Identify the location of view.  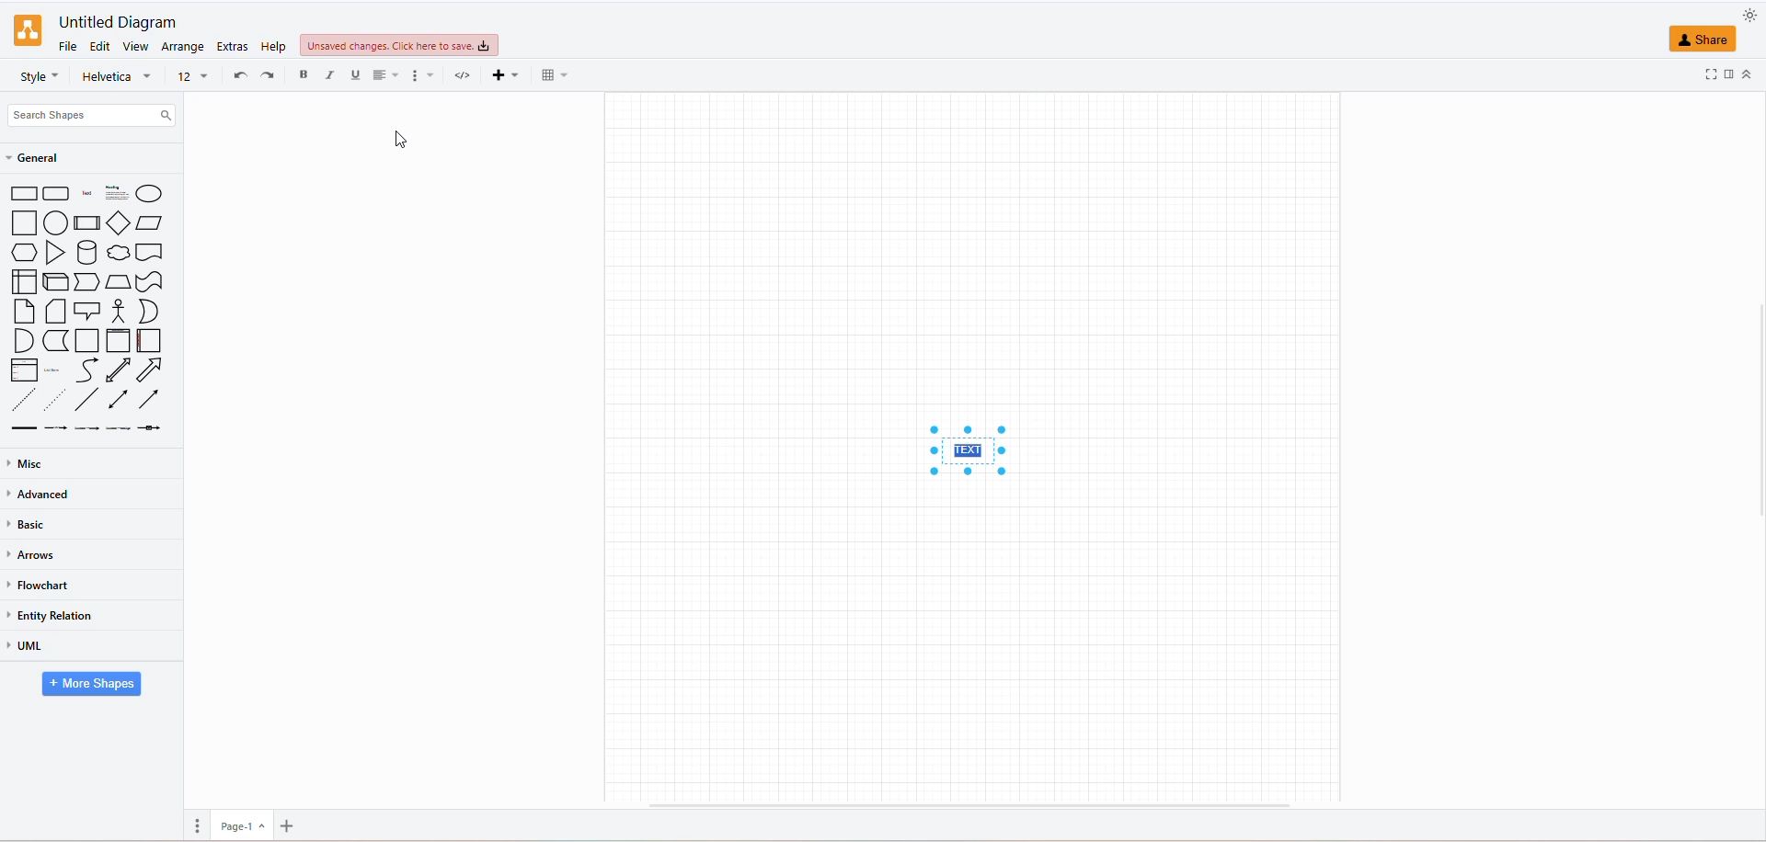
(135, 49).